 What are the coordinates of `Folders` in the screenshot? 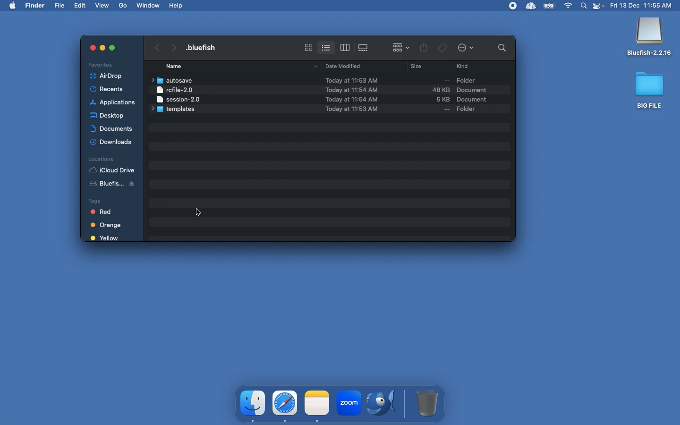 It's located at (176, 110).